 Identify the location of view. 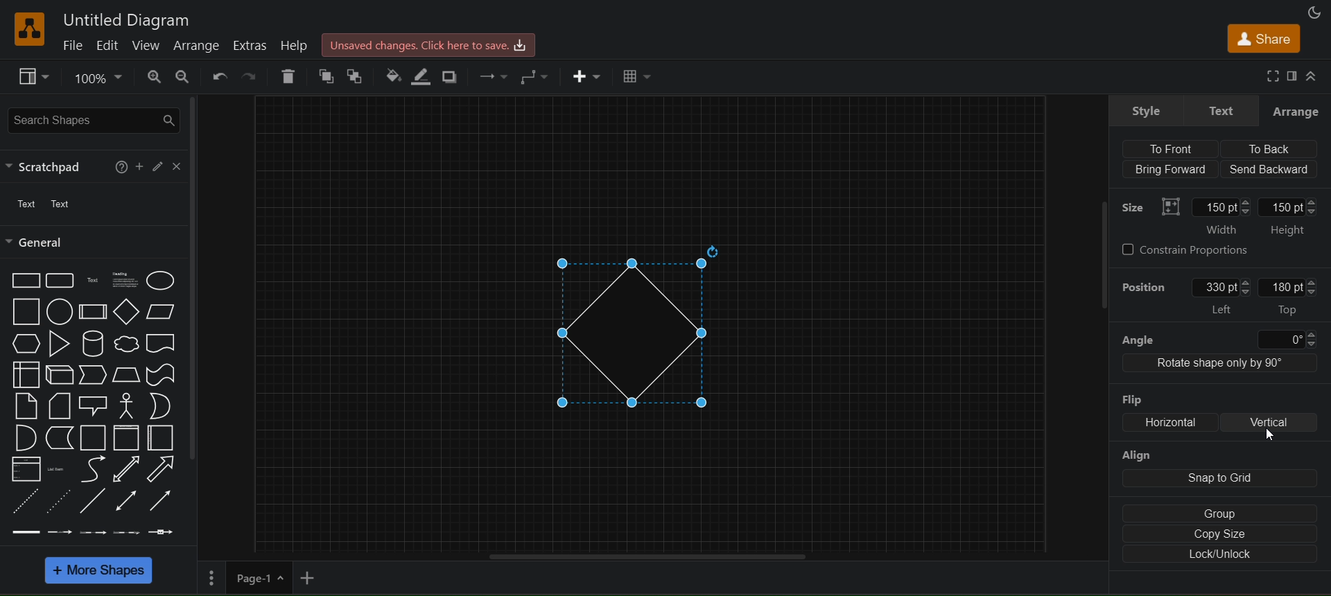
(150, 46).